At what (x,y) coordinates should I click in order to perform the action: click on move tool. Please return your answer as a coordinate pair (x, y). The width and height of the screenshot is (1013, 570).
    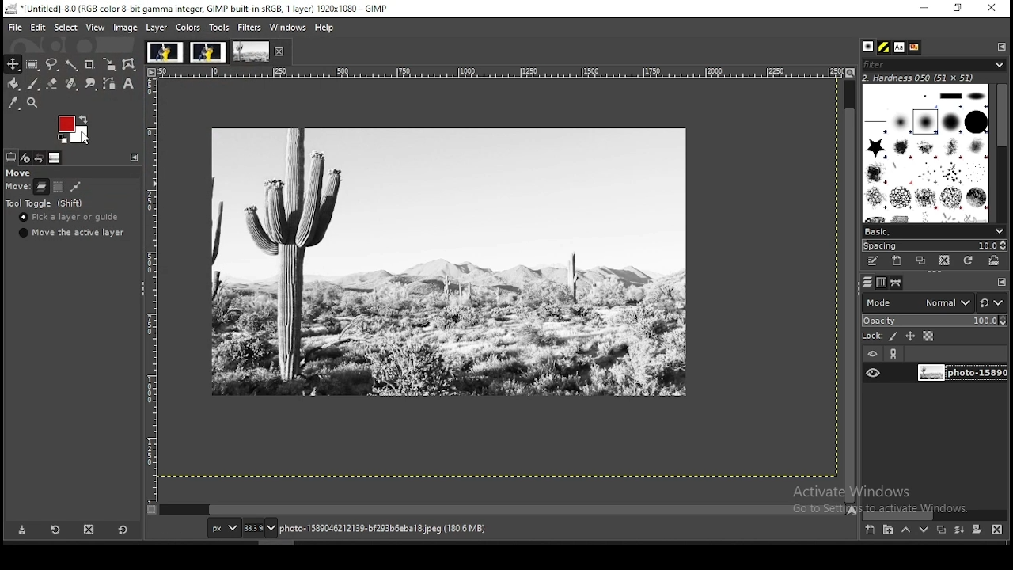
    Looking at the image, I should click on (12, 63).